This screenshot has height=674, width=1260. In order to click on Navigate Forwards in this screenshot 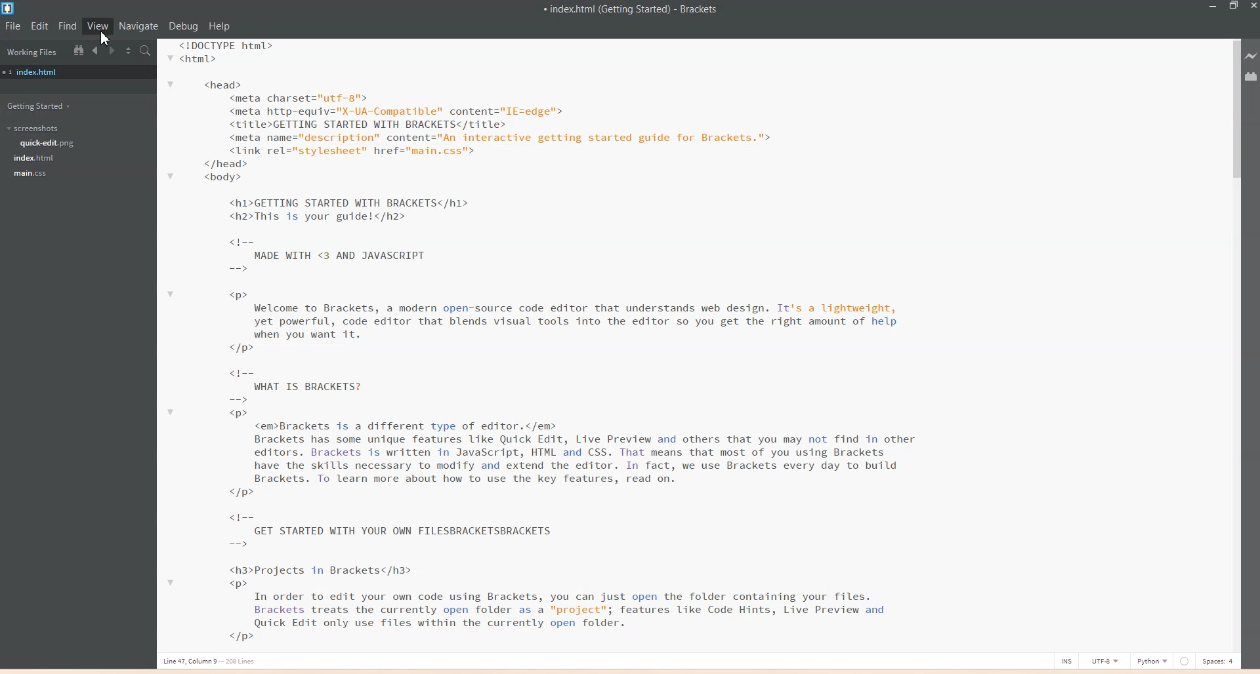, I will do `click(113, 50)`.